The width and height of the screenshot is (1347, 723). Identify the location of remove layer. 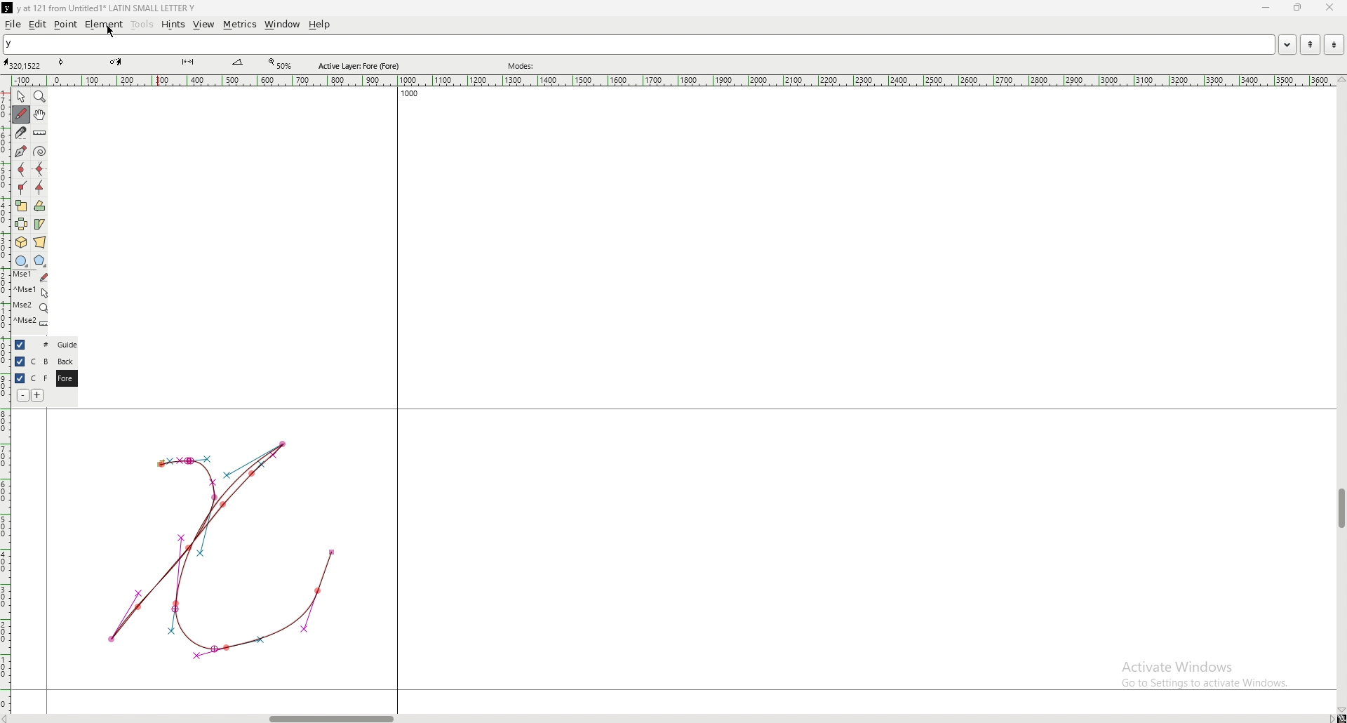
(22, 395).